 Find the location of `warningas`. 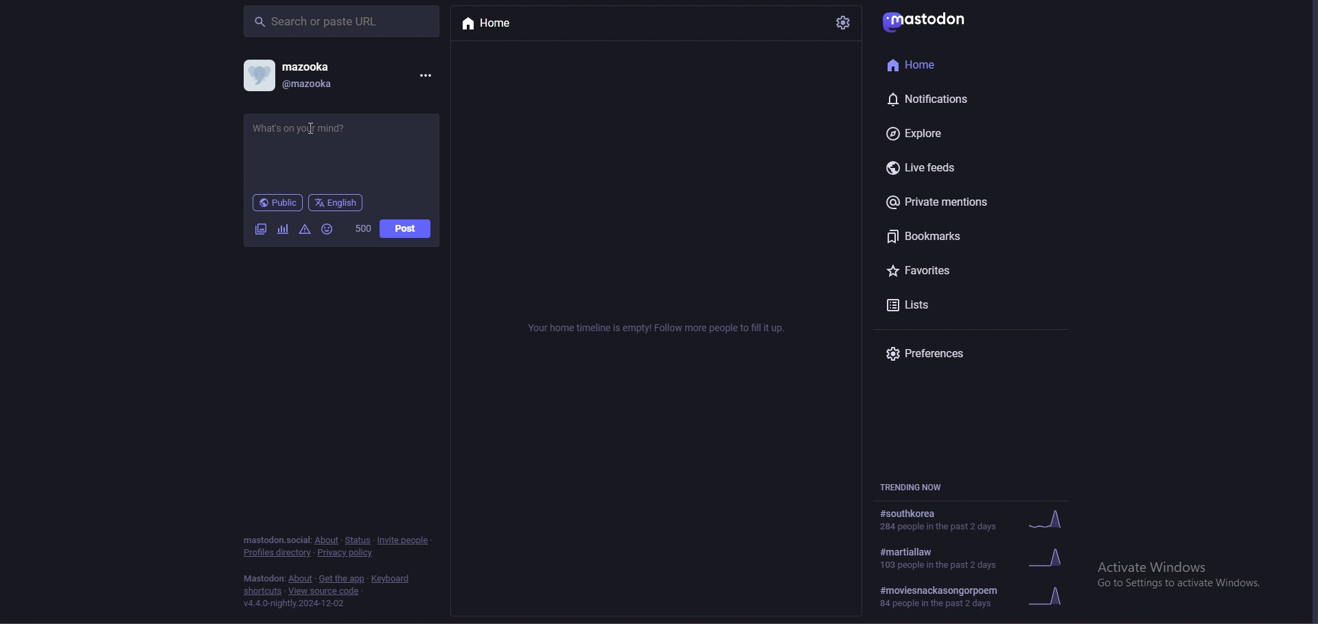

warningas is located at coordinates (305, 230).